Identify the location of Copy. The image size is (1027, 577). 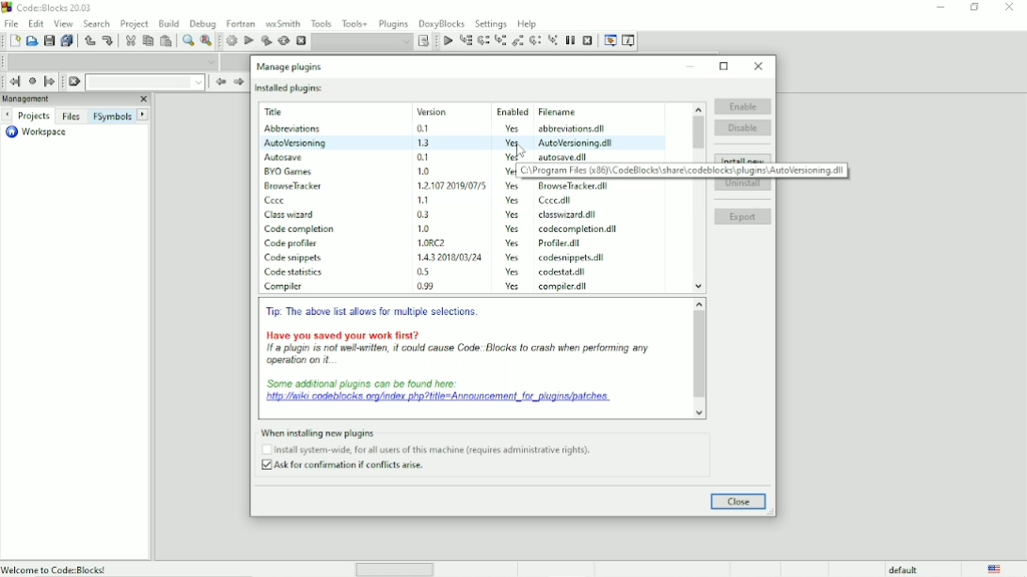
(148, 40).